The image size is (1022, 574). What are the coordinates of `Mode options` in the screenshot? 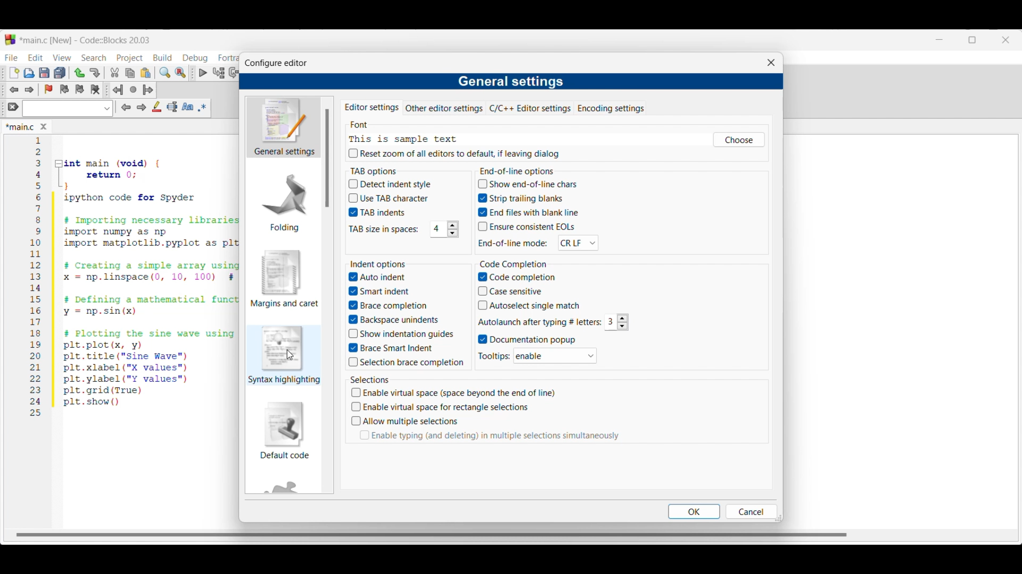 It's located at (578, 243).